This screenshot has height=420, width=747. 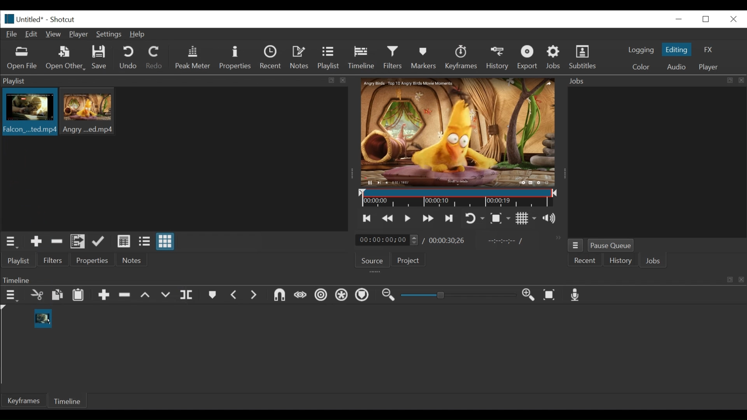 What do you see at coordinates (57, 243) in the screenshot?
I see `Remove cut` at bounding box center [57, 243].